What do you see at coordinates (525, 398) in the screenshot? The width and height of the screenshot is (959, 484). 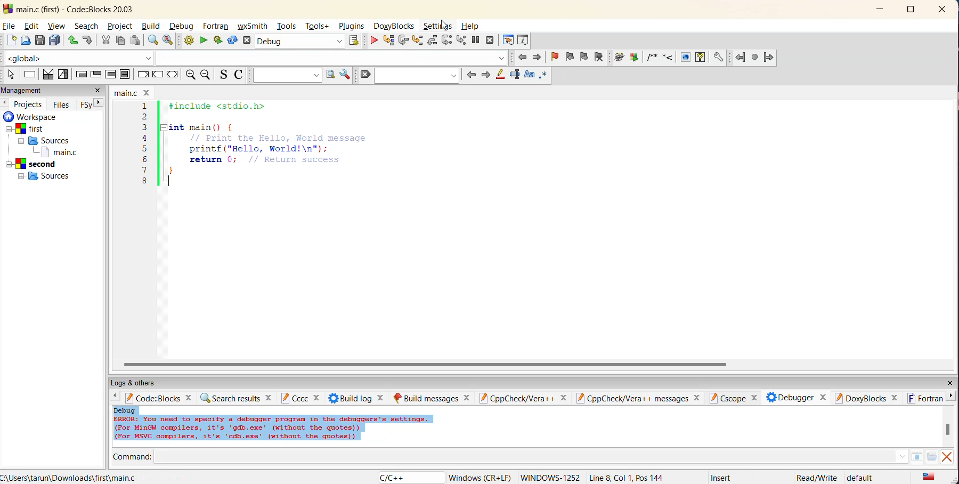 I see `cppcheck/vera++` at bounding box center [525, 398].